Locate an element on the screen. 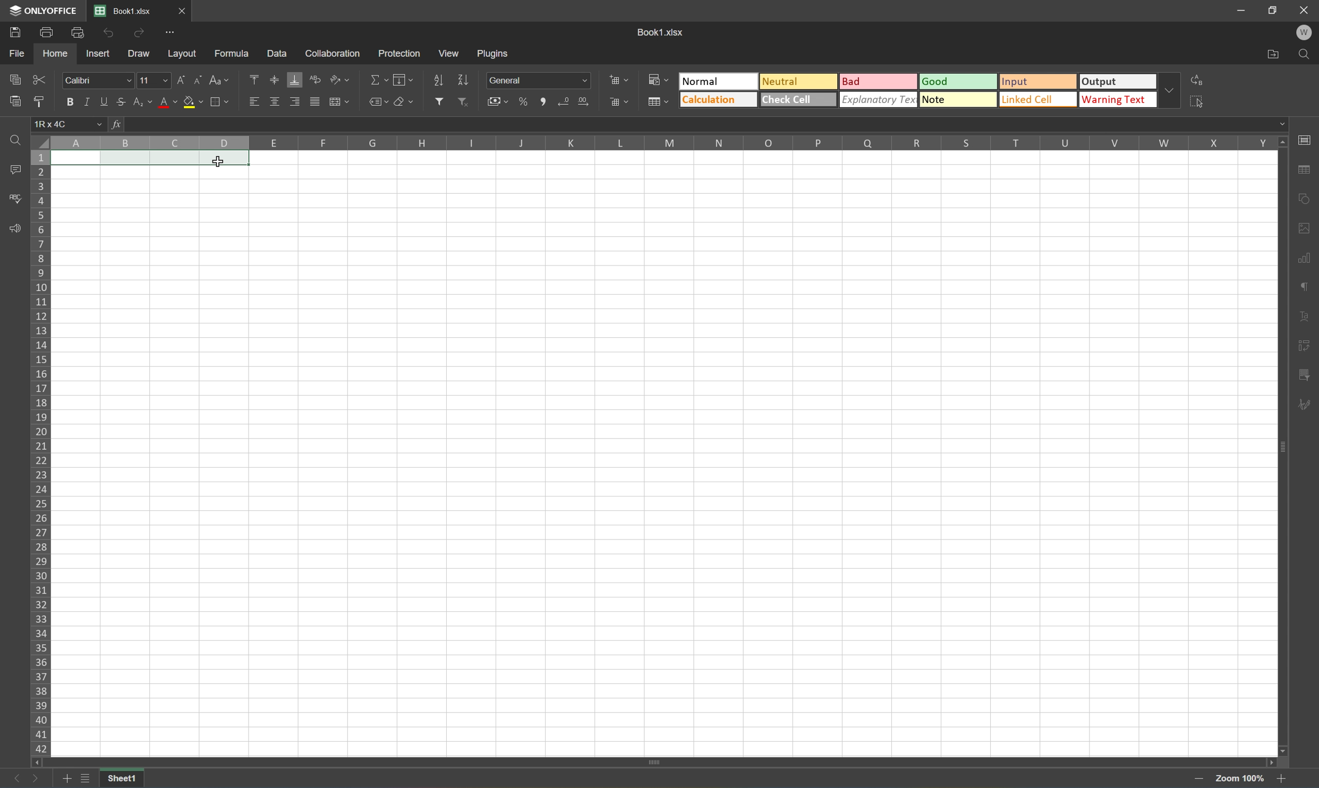 The height and width of the screenshot is (788, 1319). Bold is located at coordinates (69, 100).